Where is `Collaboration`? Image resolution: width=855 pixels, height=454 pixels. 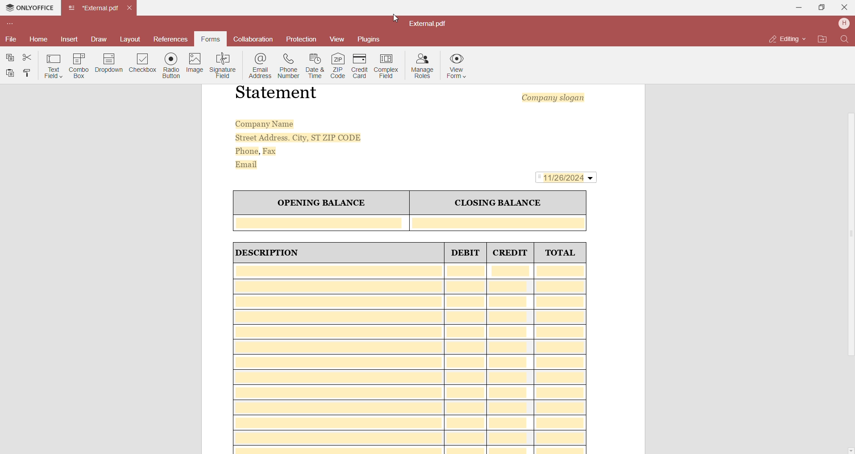 Collaboration is located at coordinates (256, 39).